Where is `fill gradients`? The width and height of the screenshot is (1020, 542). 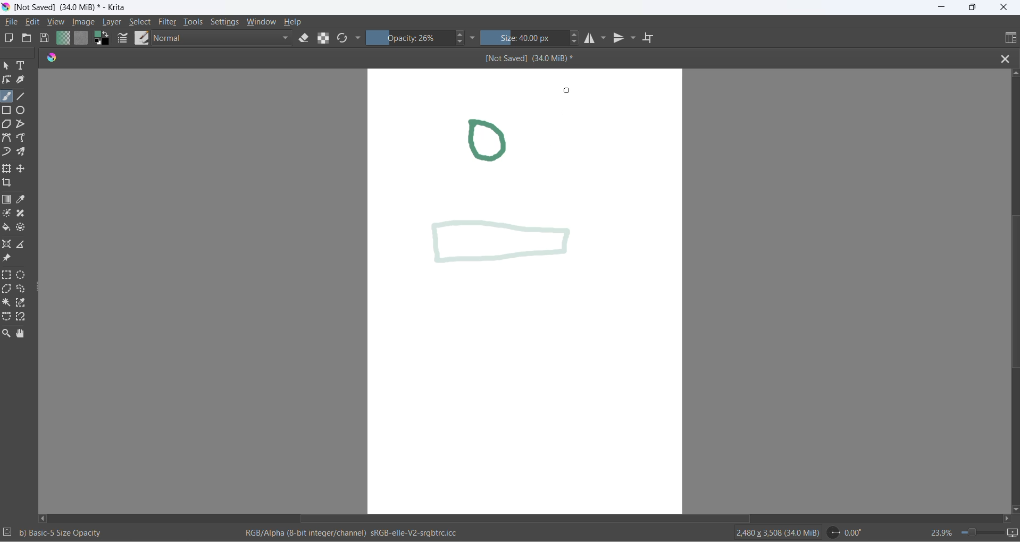 fill gradients is located at coordinates (63, 38).